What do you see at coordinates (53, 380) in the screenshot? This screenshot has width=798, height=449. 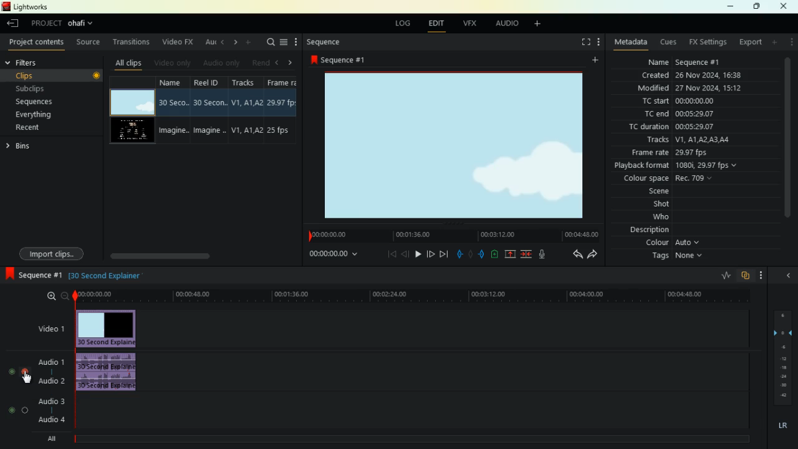 I see `audio 2` at bounding box center [53, 380].